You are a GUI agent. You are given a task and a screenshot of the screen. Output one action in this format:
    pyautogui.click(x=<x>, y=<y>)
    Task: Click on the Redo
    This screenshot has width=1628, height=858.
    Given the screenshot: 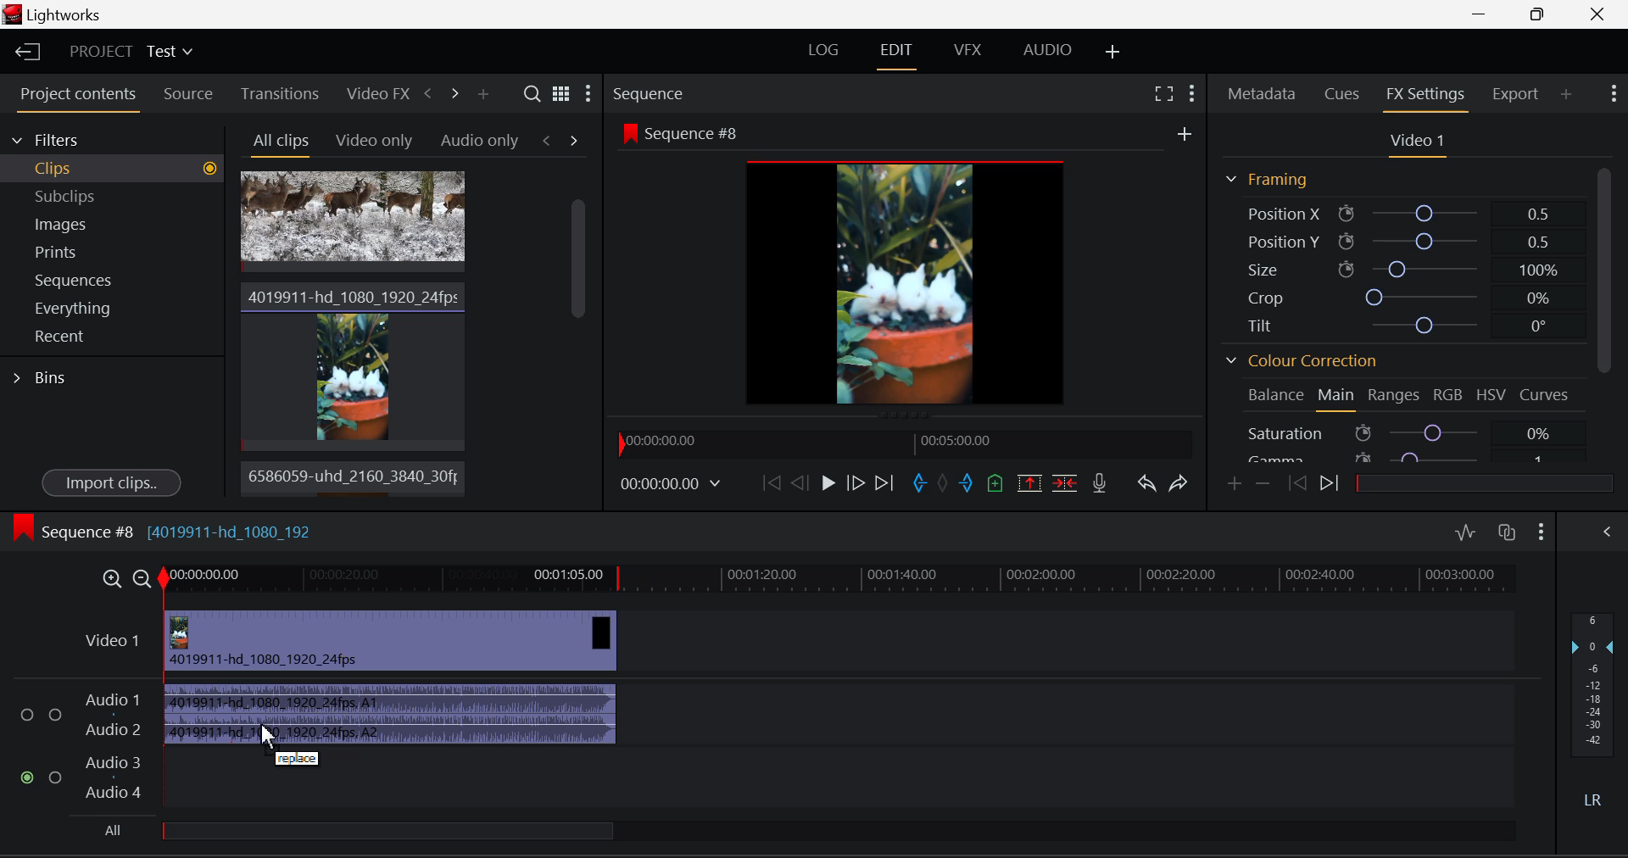 What is the action you would take?
    pyautogui.click(x=1181, y=483)
    